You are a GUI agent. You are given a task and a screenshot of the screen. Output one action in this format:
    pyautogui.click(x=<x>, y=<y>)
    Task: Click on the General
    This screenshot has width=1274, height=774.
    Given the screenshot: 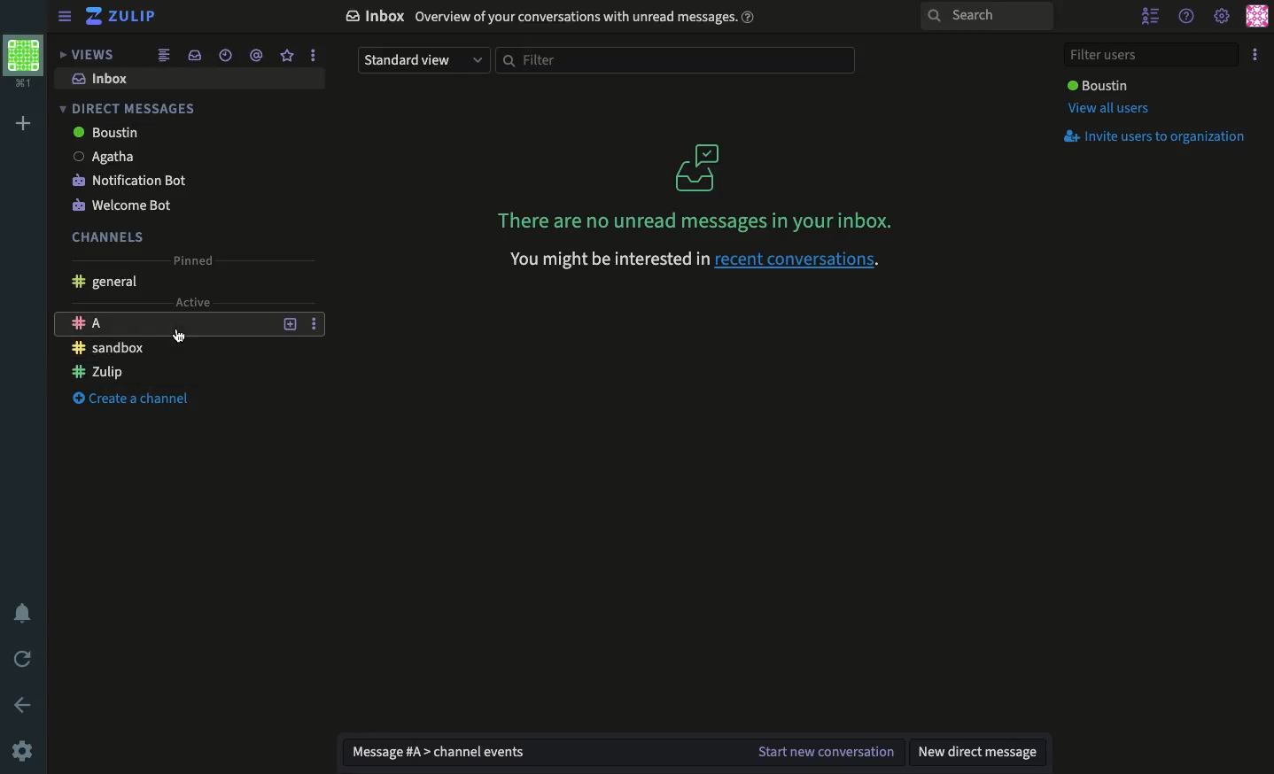 What is the action you would take?
    pyautogui.click(x=108, y=282)
    